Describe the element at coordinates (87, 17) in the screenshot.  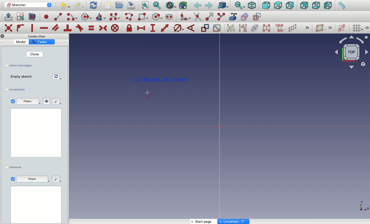
I see `circle` at that location.